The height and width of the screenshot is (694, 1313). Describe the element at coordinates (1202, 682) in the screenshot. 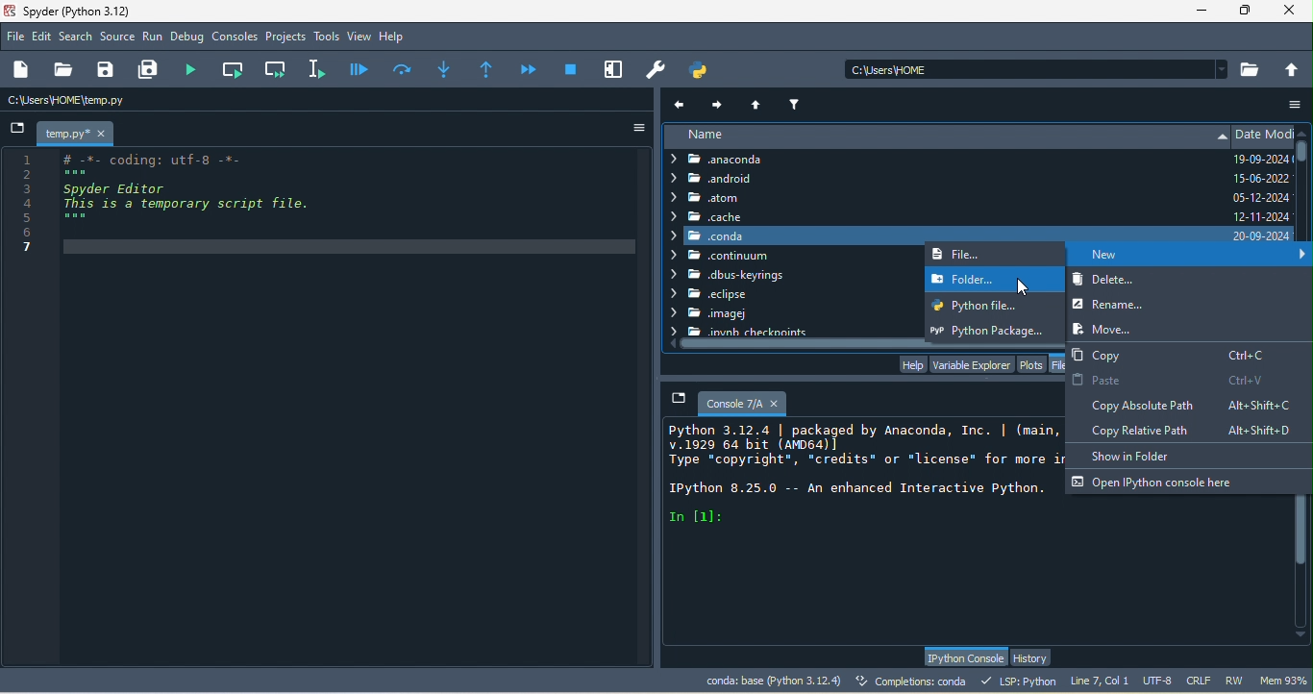

I see `crlf` at that location.